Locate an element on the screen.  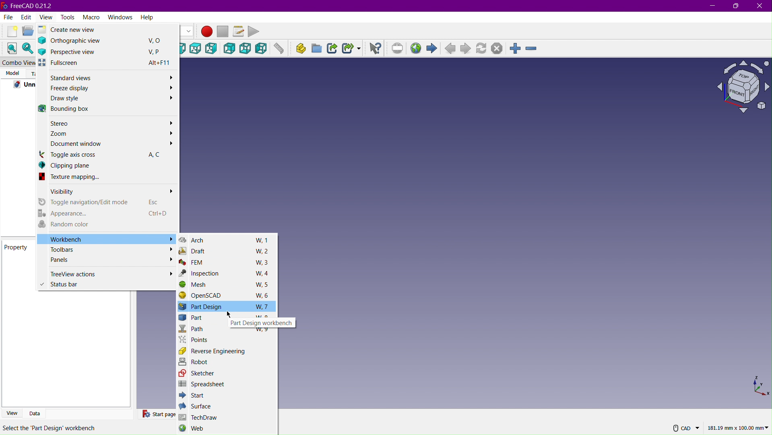
OpenSCAD W, 6 is located at coordinates (228, 297).